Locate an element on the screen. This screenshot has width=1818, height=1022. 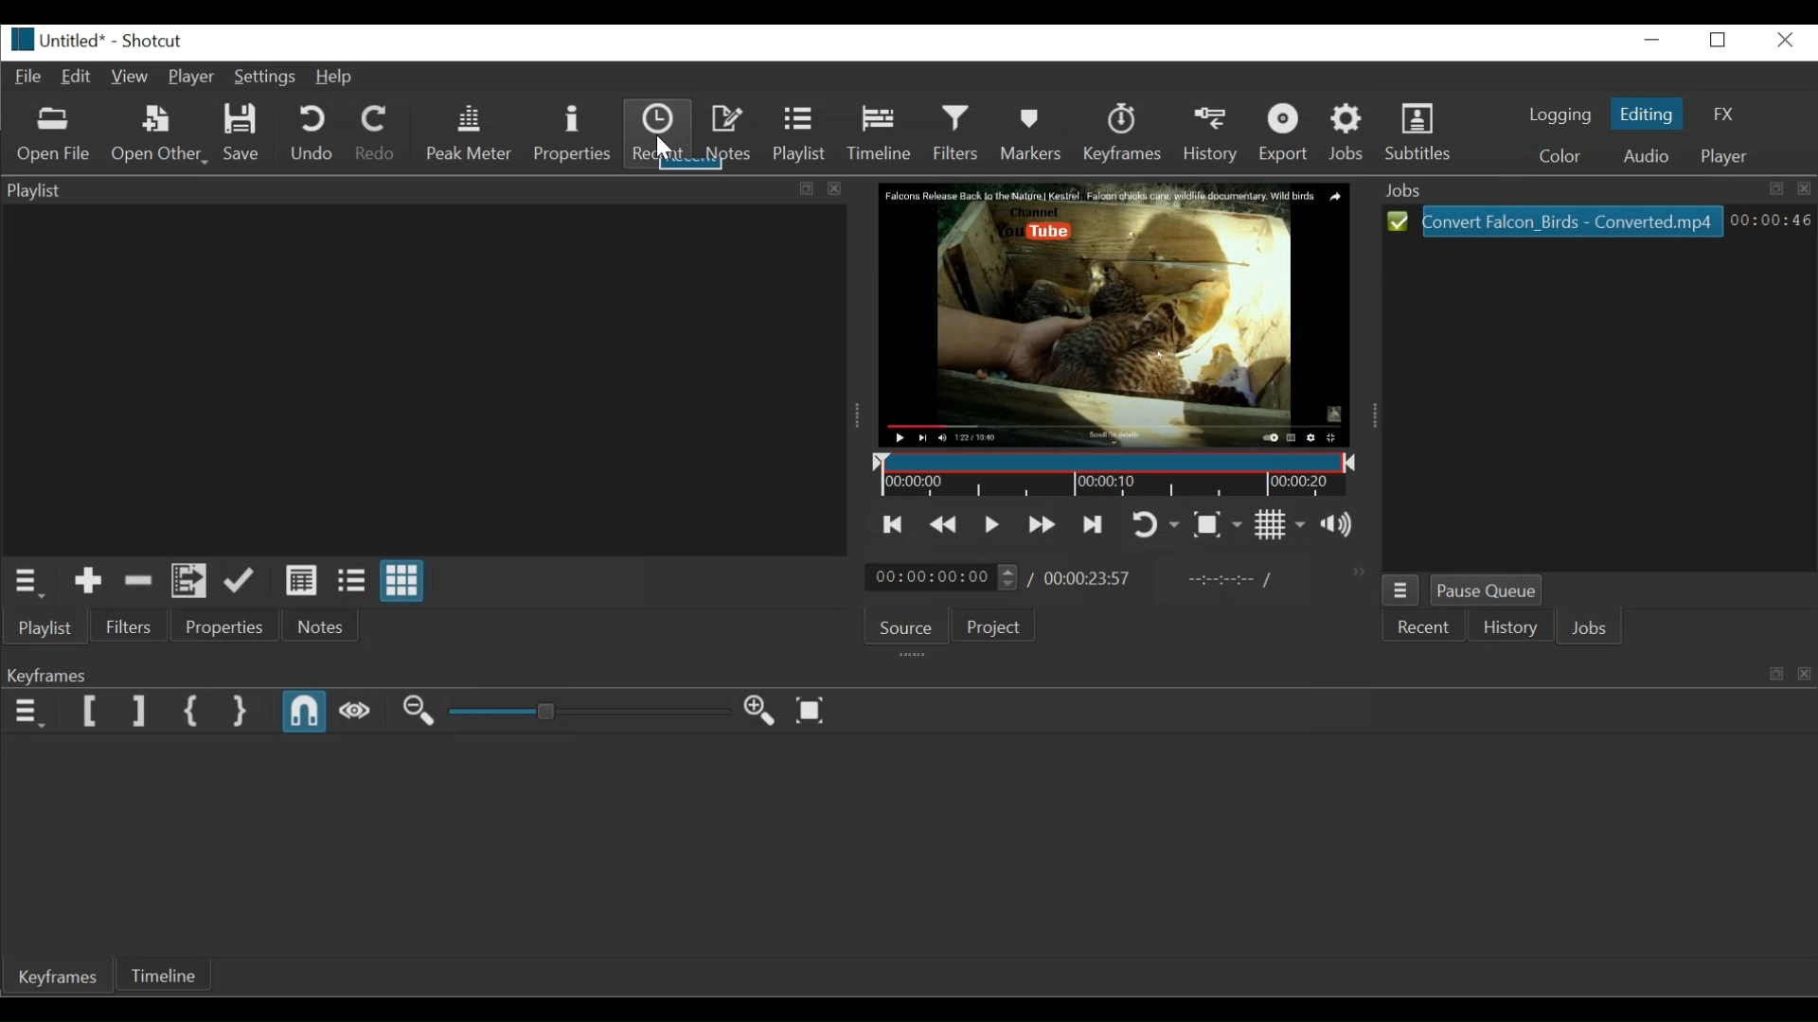
Toggle play or pause (space) is located at coordinates (992, 523).